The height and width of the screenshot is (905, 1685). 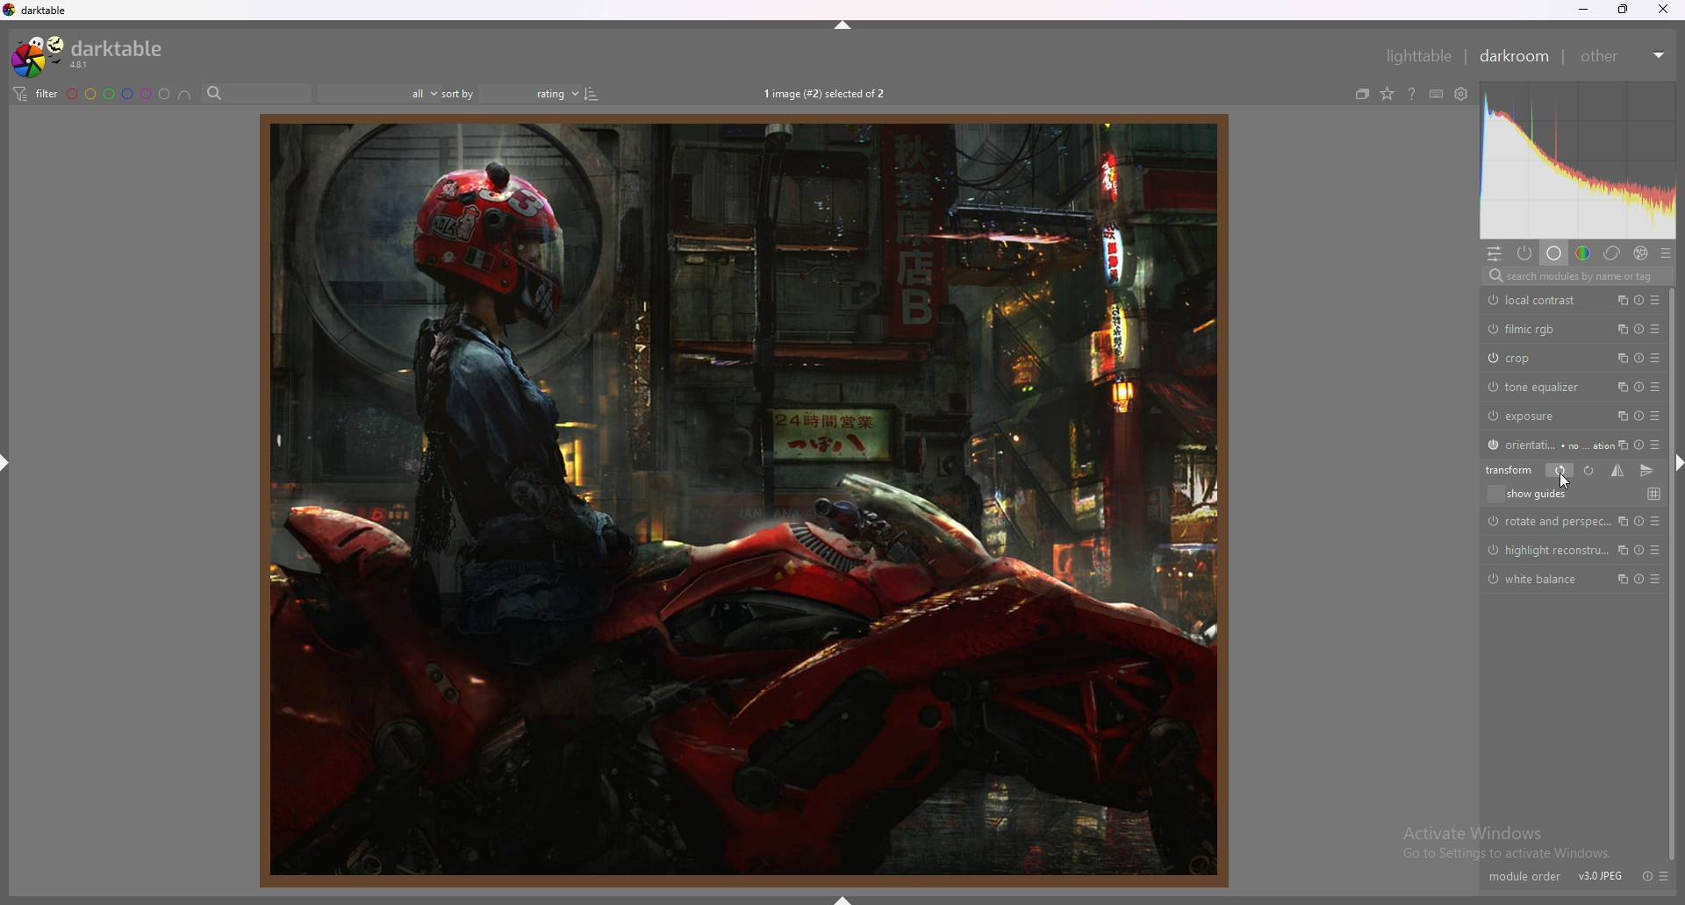 I want to click on search modules by name or tag, so click(x=1576, y=276).